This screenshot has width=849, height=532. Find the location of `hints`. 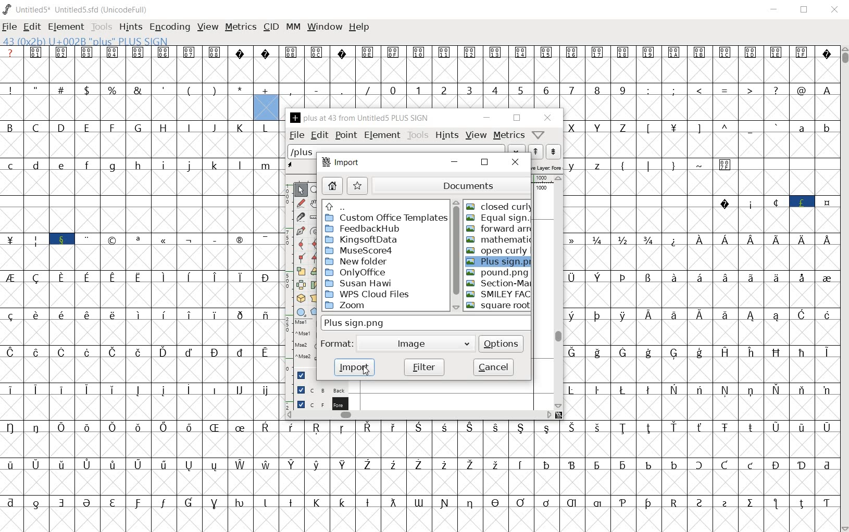

hints is located at coordinates (447, 136).